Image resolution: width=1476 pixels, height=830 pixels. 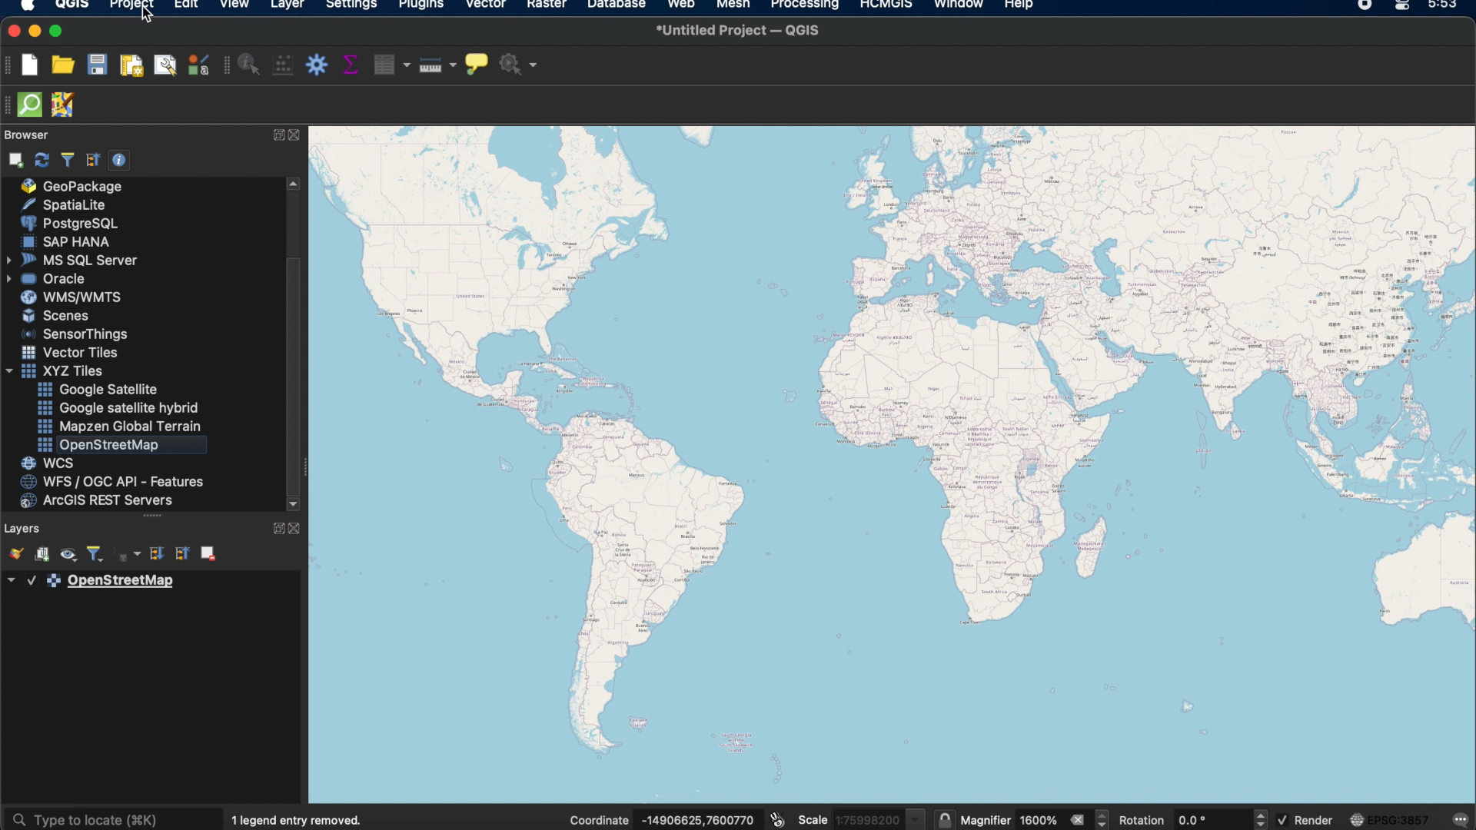 What do you see at coordinates (776, 819) in the screenshot?
I see `toggle extents and mouse position display` at bounding box center [776, 819].